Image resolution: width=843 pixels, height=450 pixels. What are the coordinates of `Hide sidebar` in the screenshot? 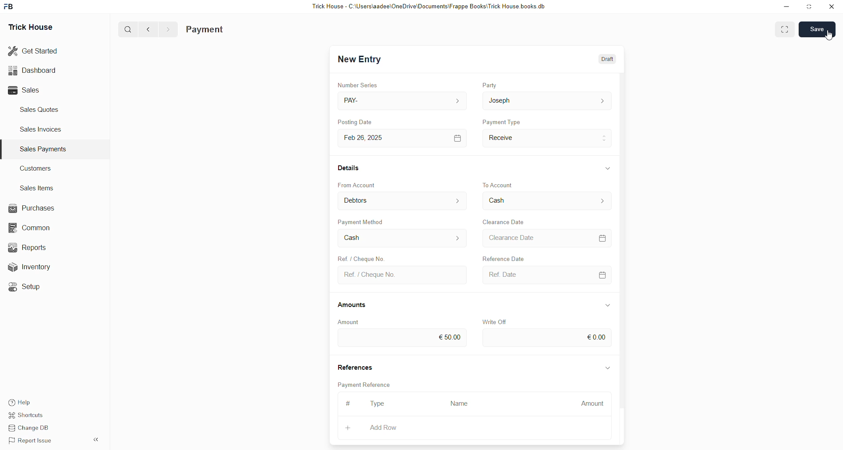 It's located at (96, 439).